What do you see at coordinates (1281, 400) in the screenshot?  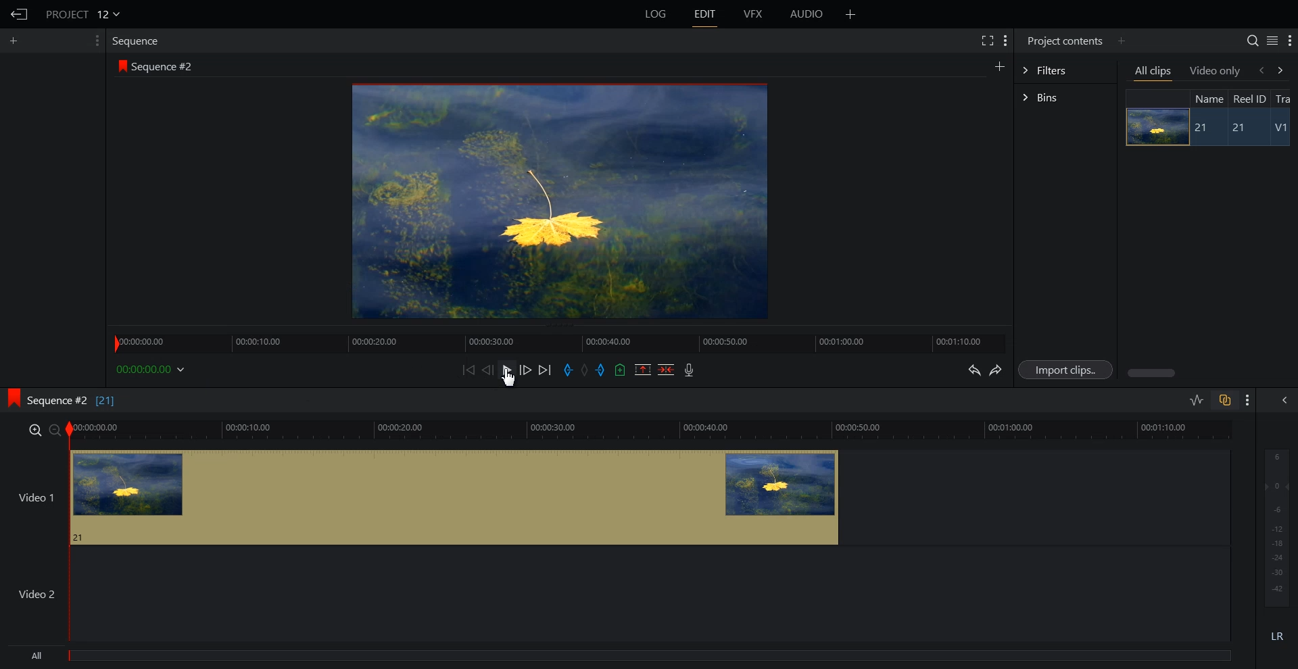 I see `Show the full audio mix` at bounding box center [1281, 400].